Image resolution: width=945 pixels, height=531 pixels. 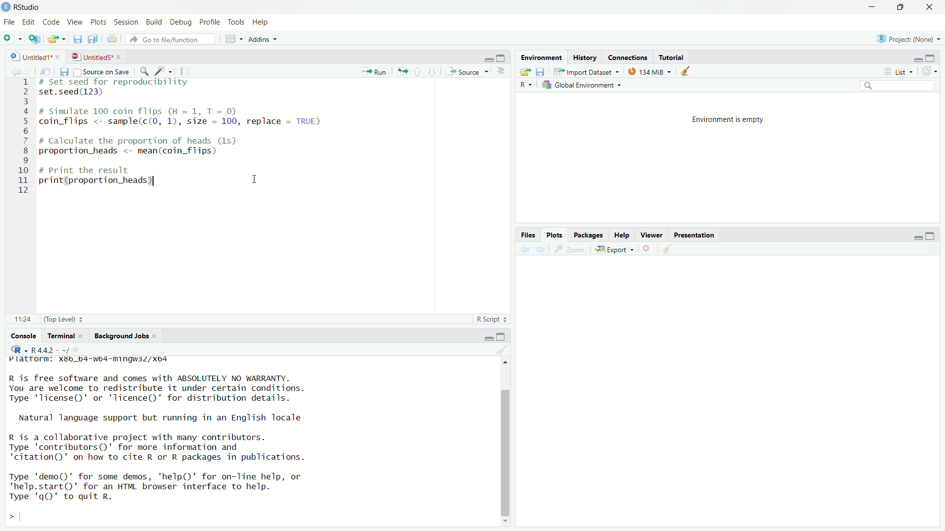 I want to click on RStudio, so click(x=28, y=6).